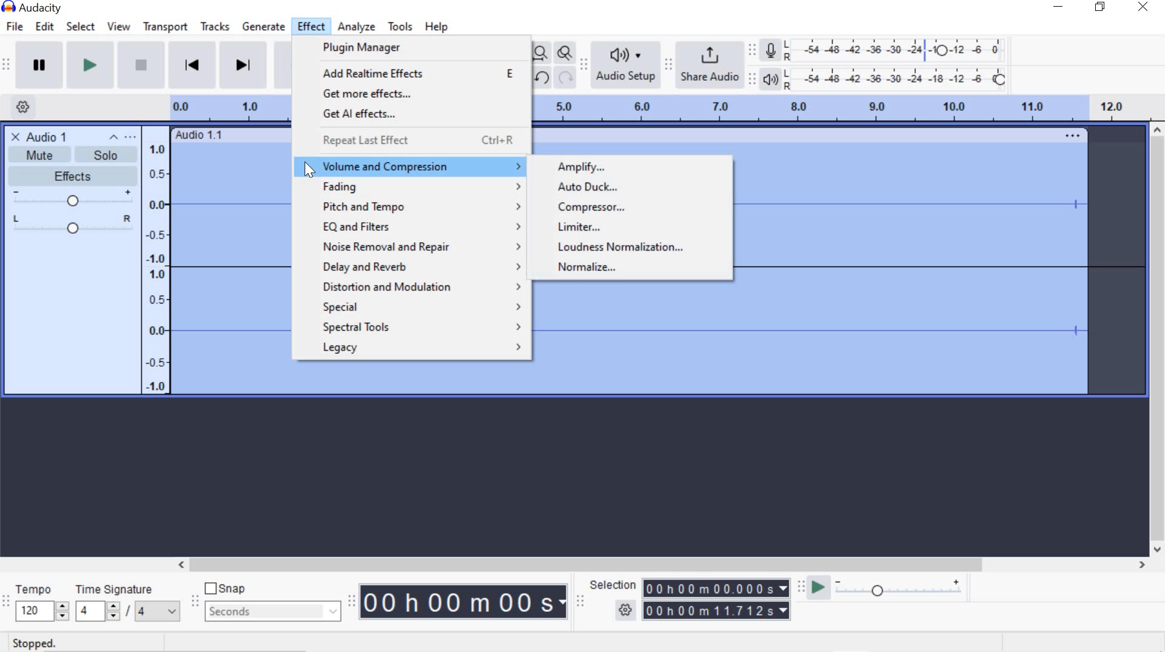  What do you see at coordinates (14, 136) in the screenshot?
I see `CLOSE` at bounding box center [14, 136].